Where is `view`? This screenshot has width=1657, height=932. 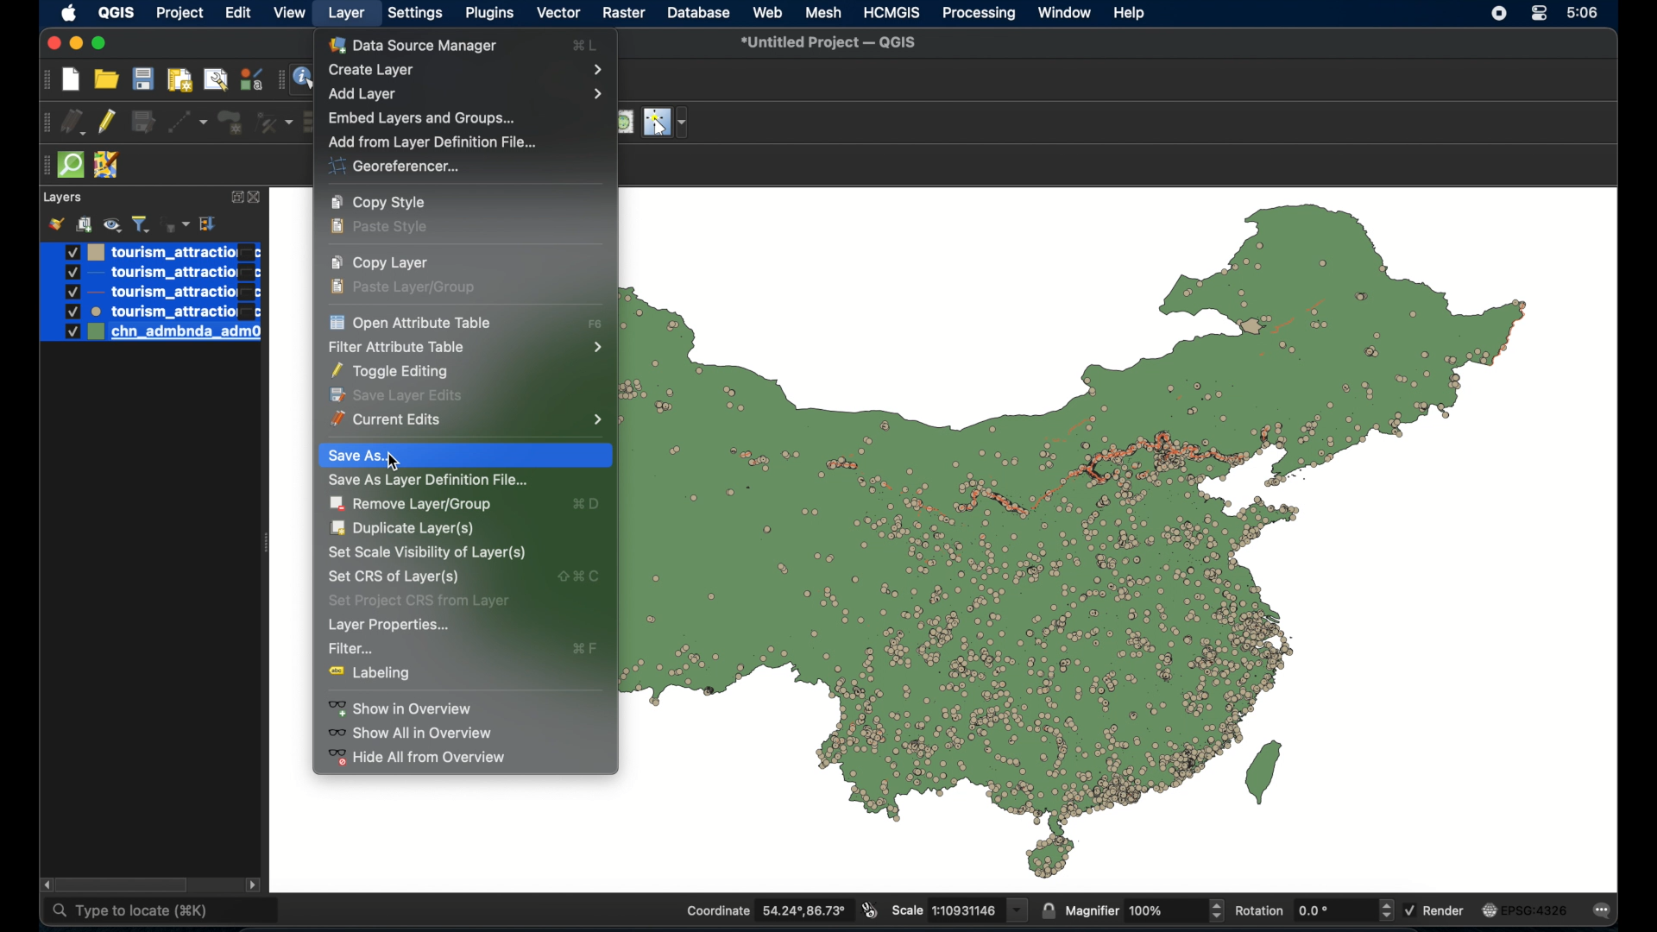
view is located at coordinates (291, 14).